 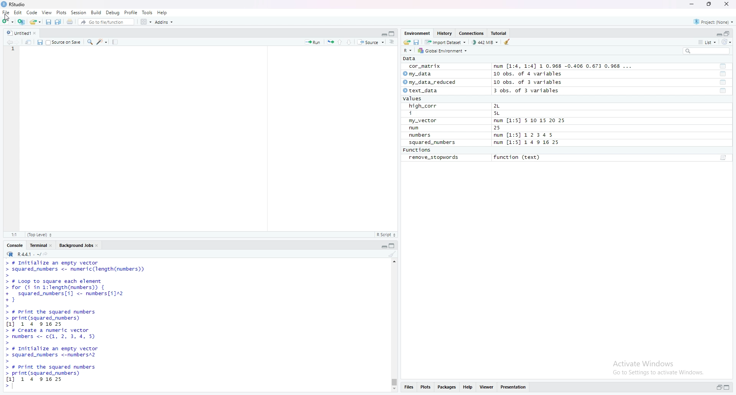 I want to click on Environment, so click(x=416, y=33).